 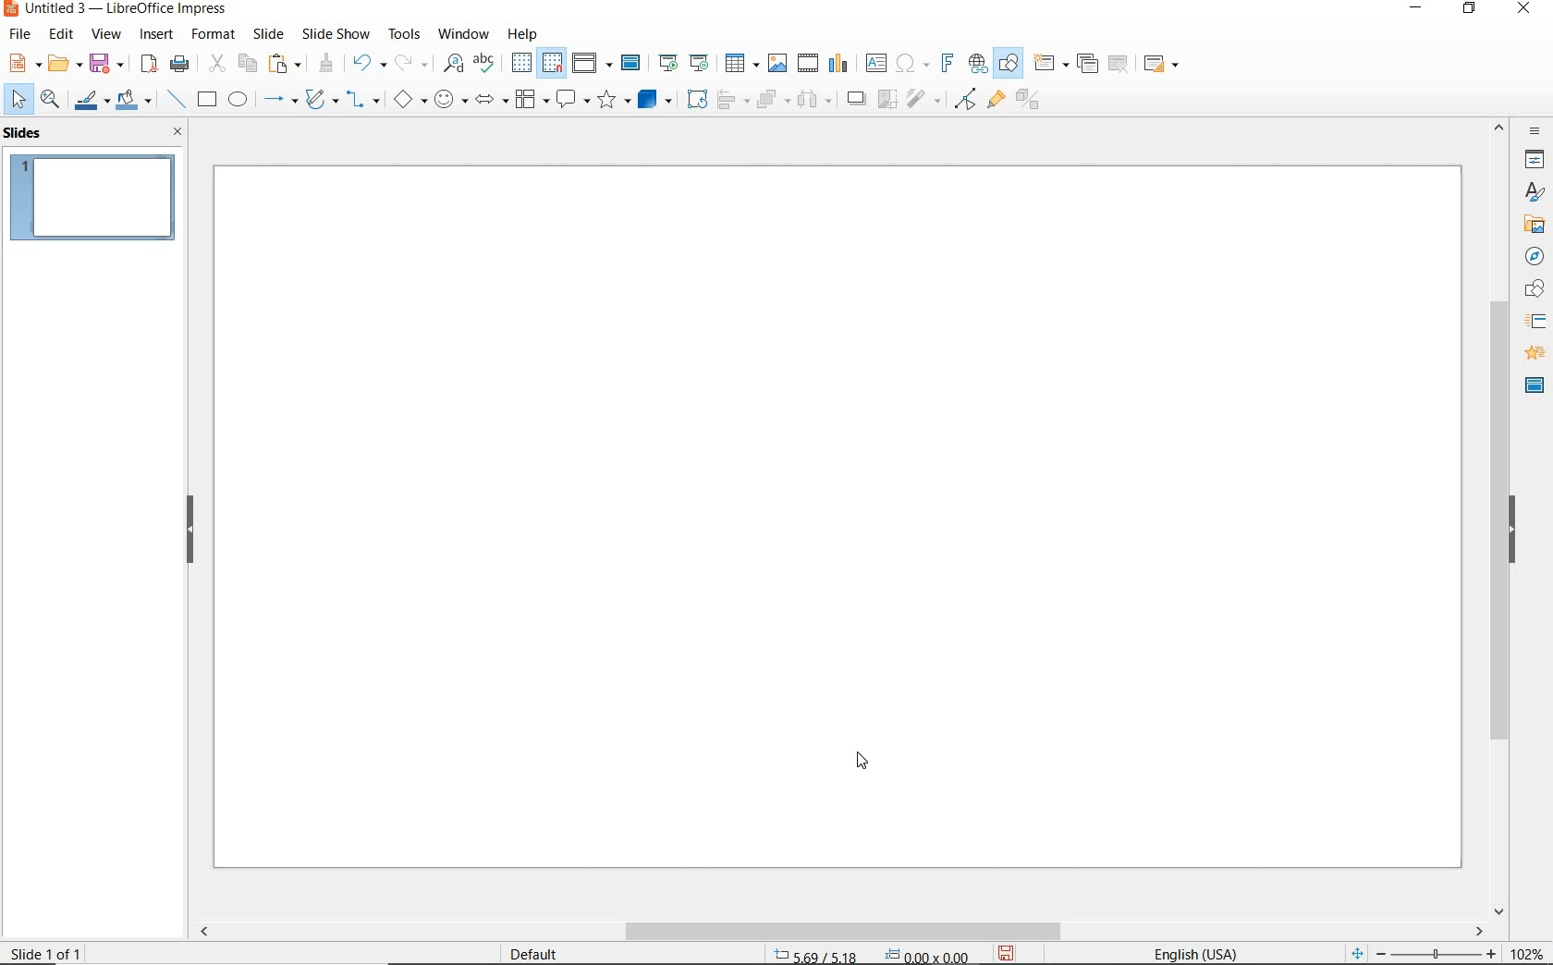 What do you see at coordinates (409, 101) in the screenshot?
I see `BASIC SHAPES` at bounding box center [409, 101].